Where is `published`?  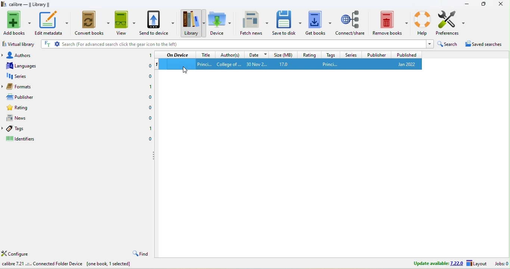 published is located at coordinates (406, 54).